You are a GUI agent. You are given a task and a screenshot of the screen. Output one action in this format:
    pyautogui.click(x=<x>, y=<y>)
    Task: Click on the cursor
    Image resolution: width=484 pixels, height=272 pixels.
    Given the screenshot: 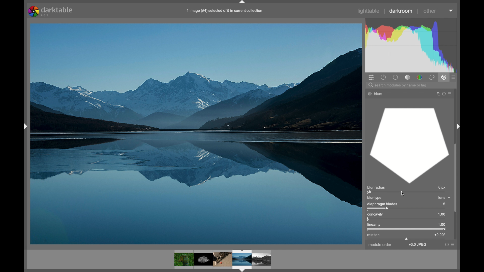 What is the action you would take?
    pyautogui.click(x=403, y=193)
    